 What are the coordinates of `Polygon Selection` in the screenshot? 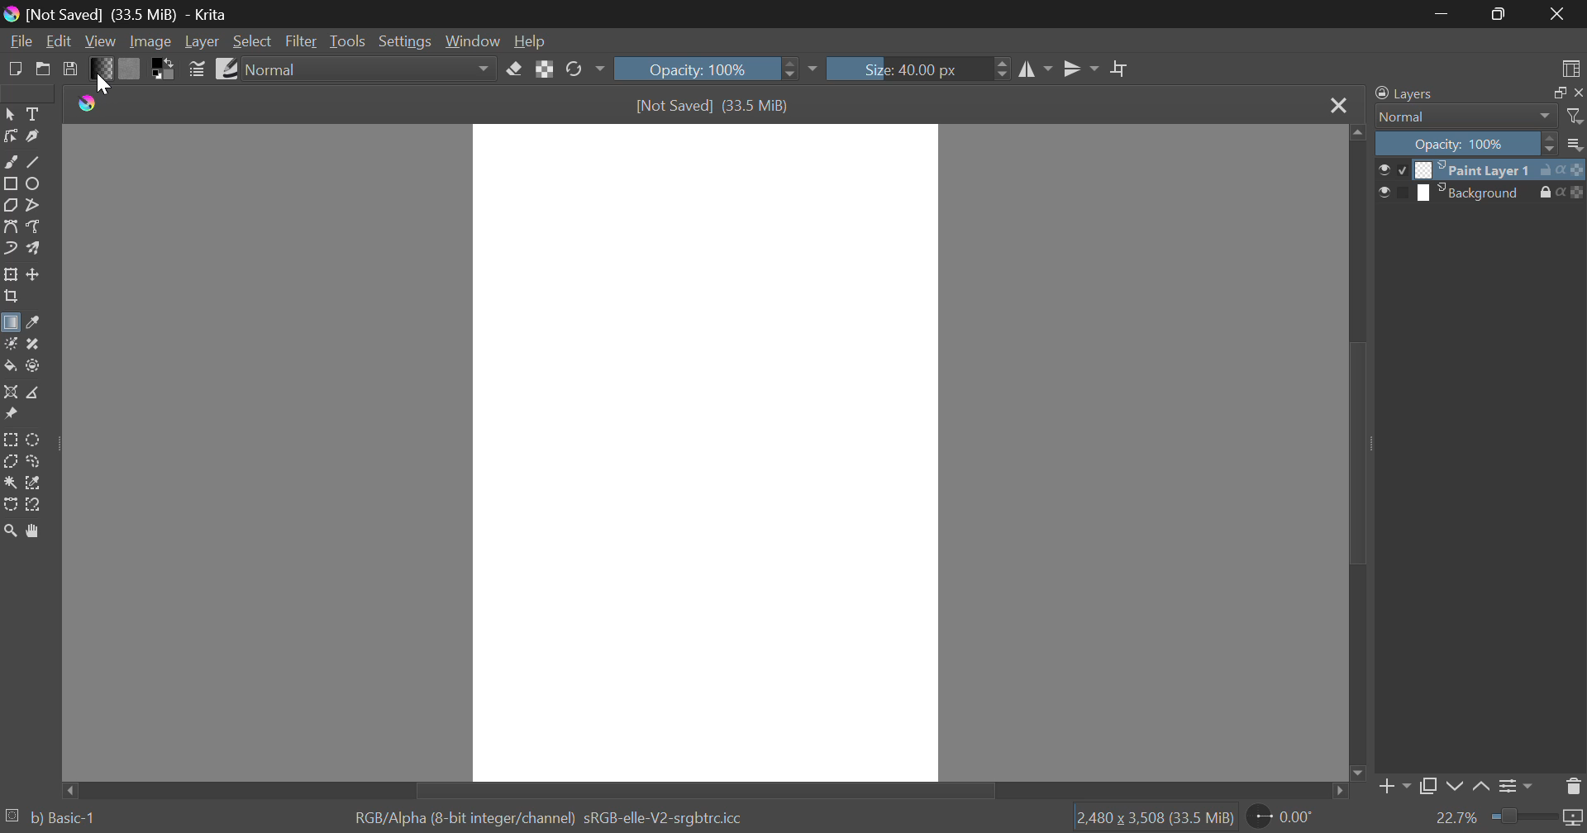 It's located at (10, 463).